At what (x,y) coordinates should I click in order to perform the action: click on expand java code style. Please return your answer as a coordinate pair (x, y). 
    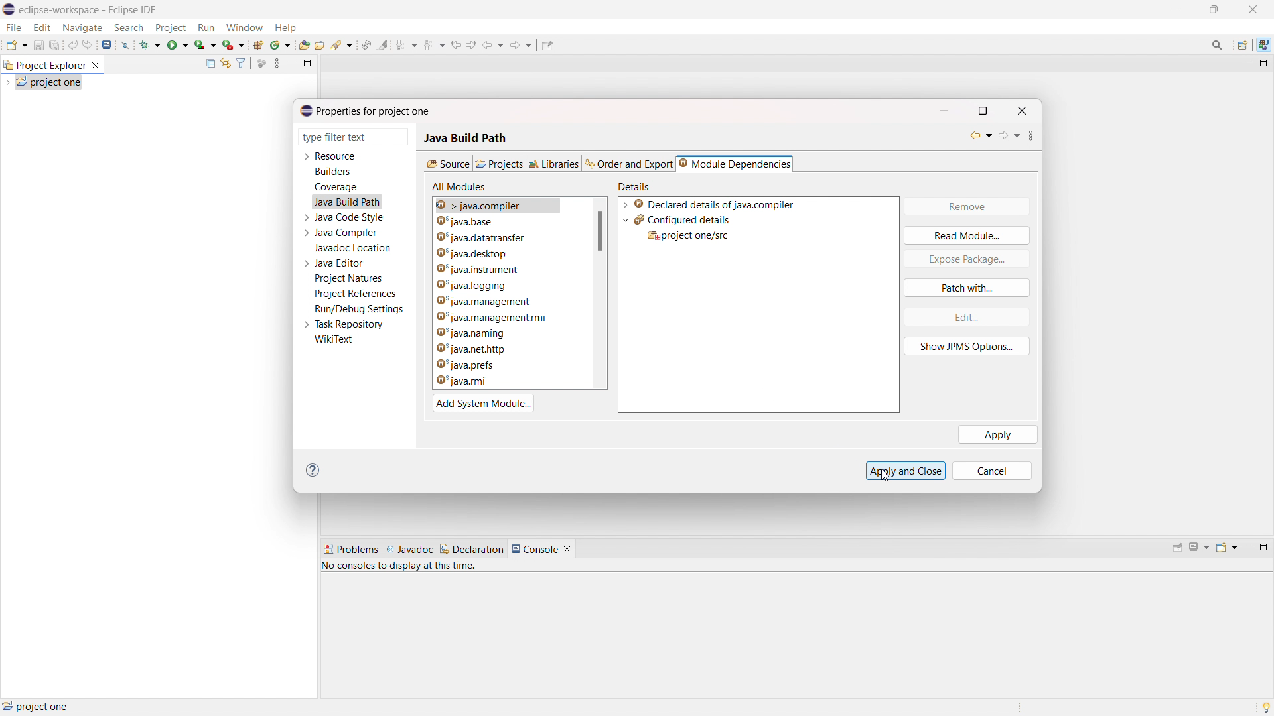
    Looking at the image, I should click on (307, 216).